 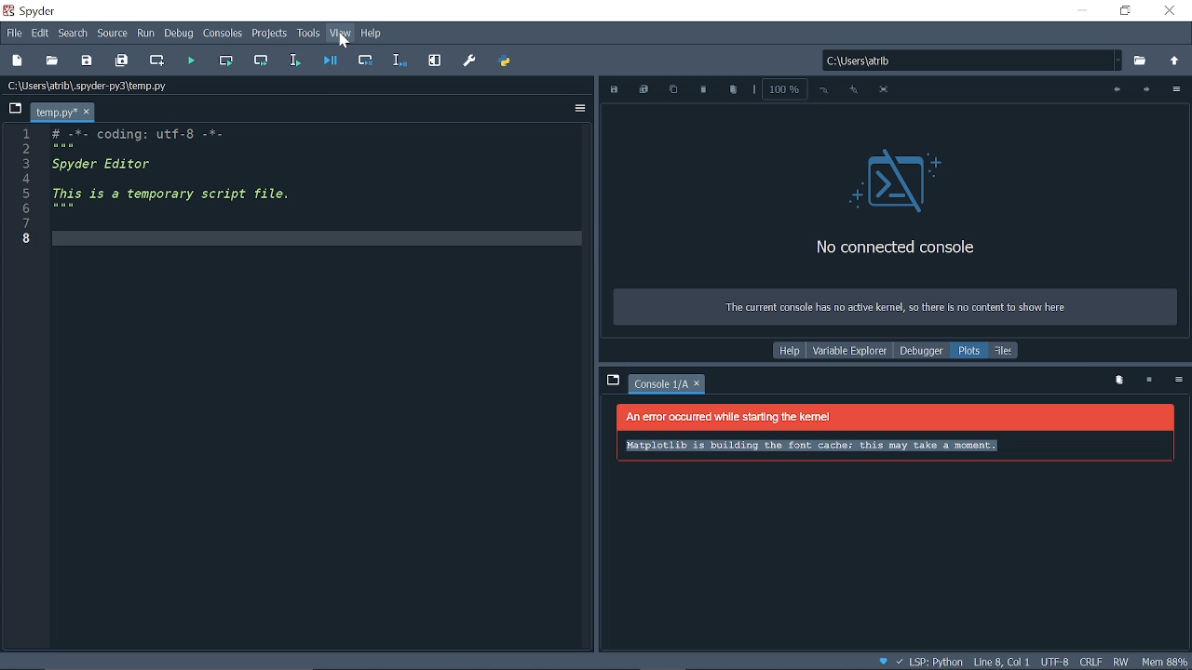 What do you see at coordinates (1126, 11) in the screenshot?
I see `Restore down` at bounding box center [1126, 11].